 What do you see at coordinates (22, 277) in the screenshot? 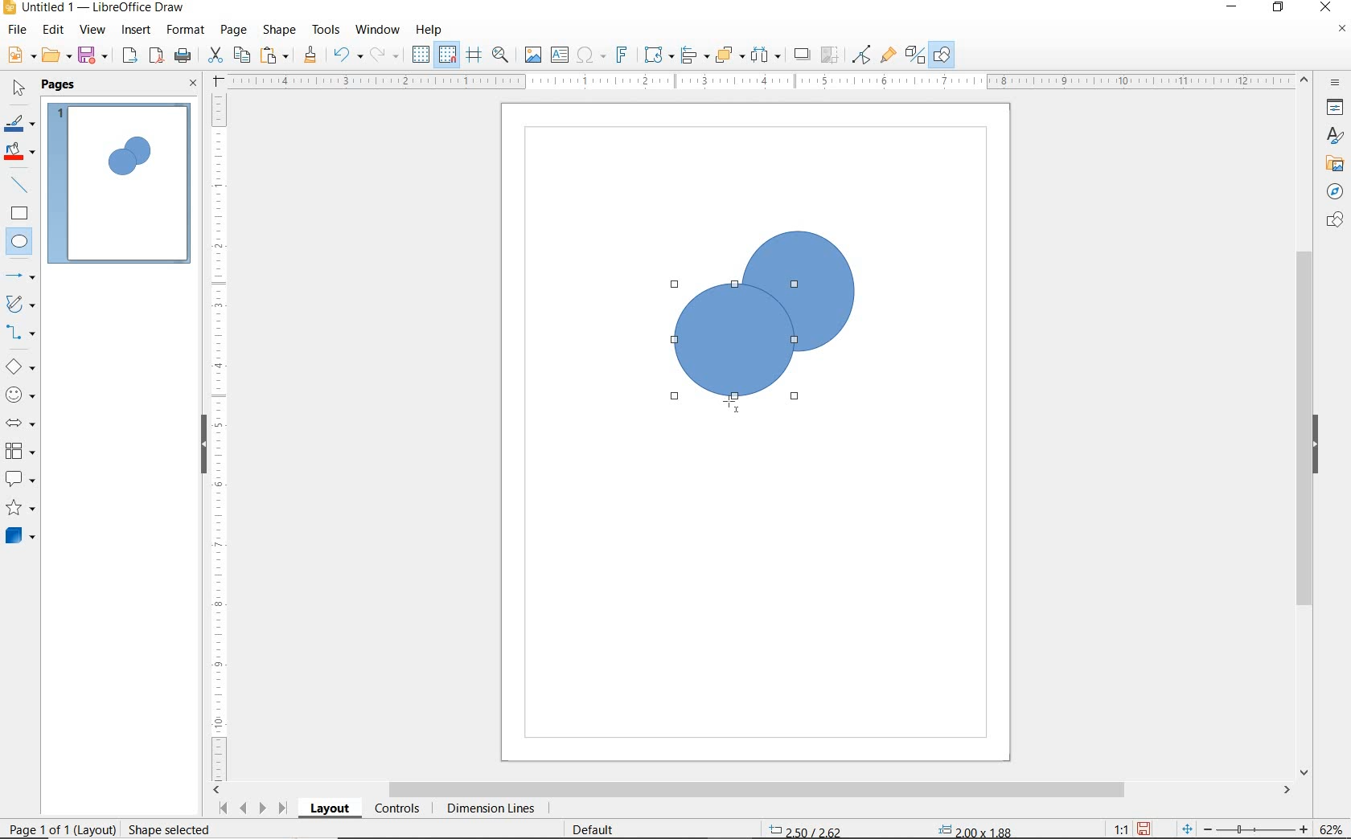
I see `LINES AND ARROWS` at bounding box center [22, 277].